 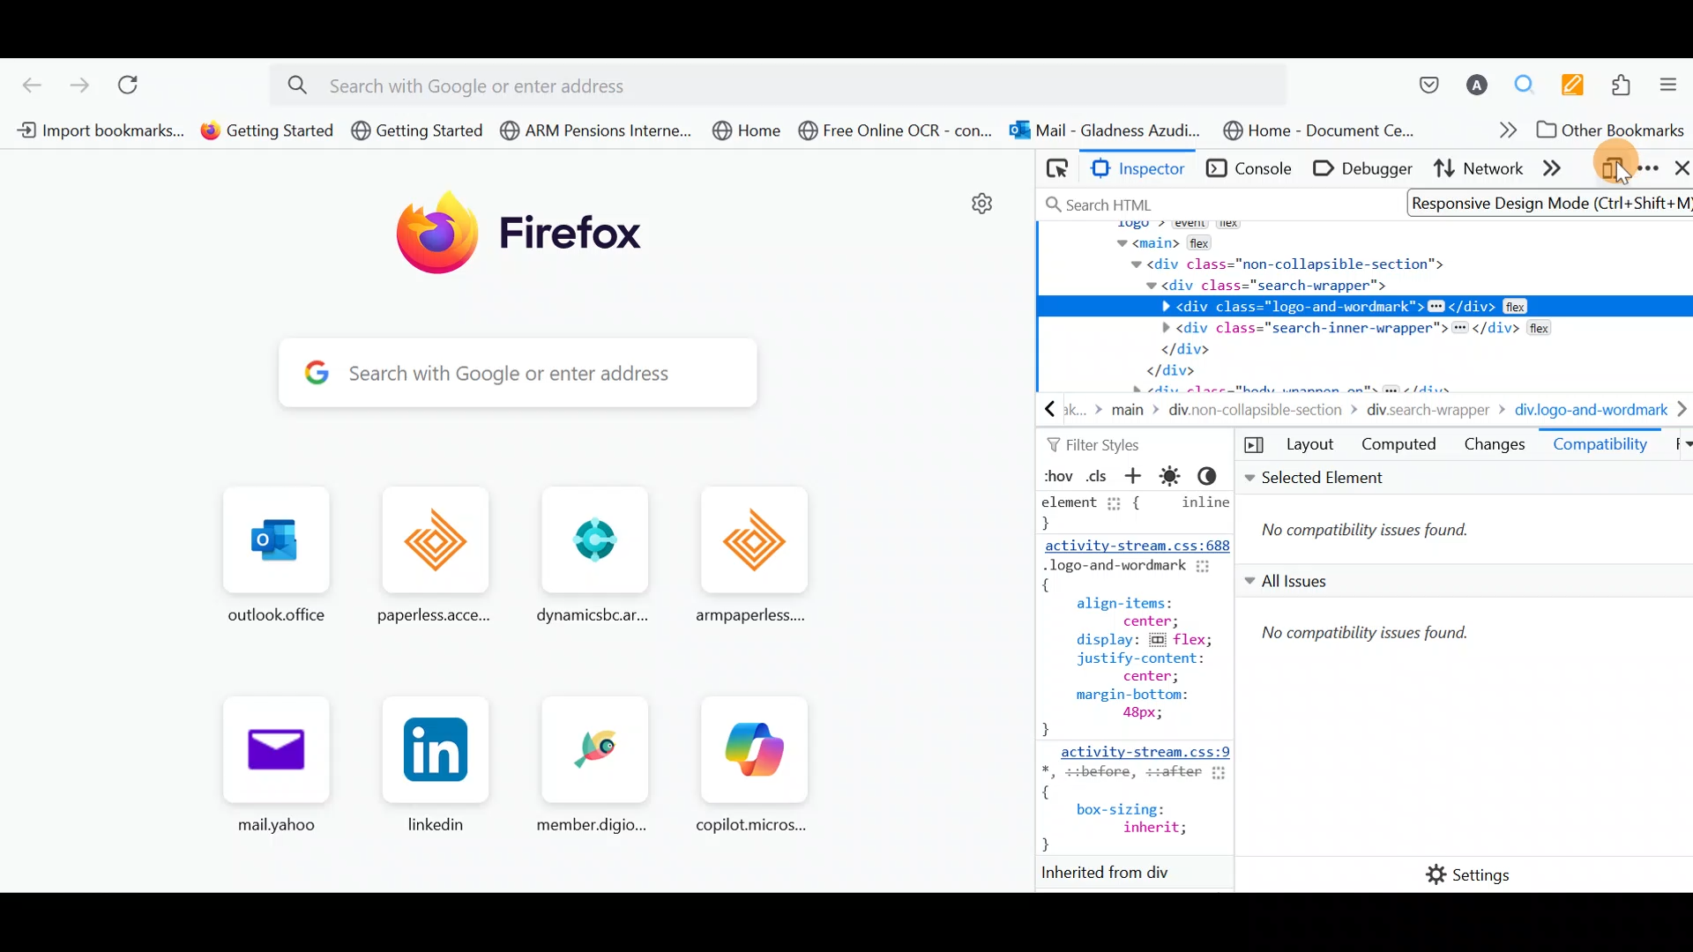 I want to click on Bookmark 2, so click(x=263, y=135).